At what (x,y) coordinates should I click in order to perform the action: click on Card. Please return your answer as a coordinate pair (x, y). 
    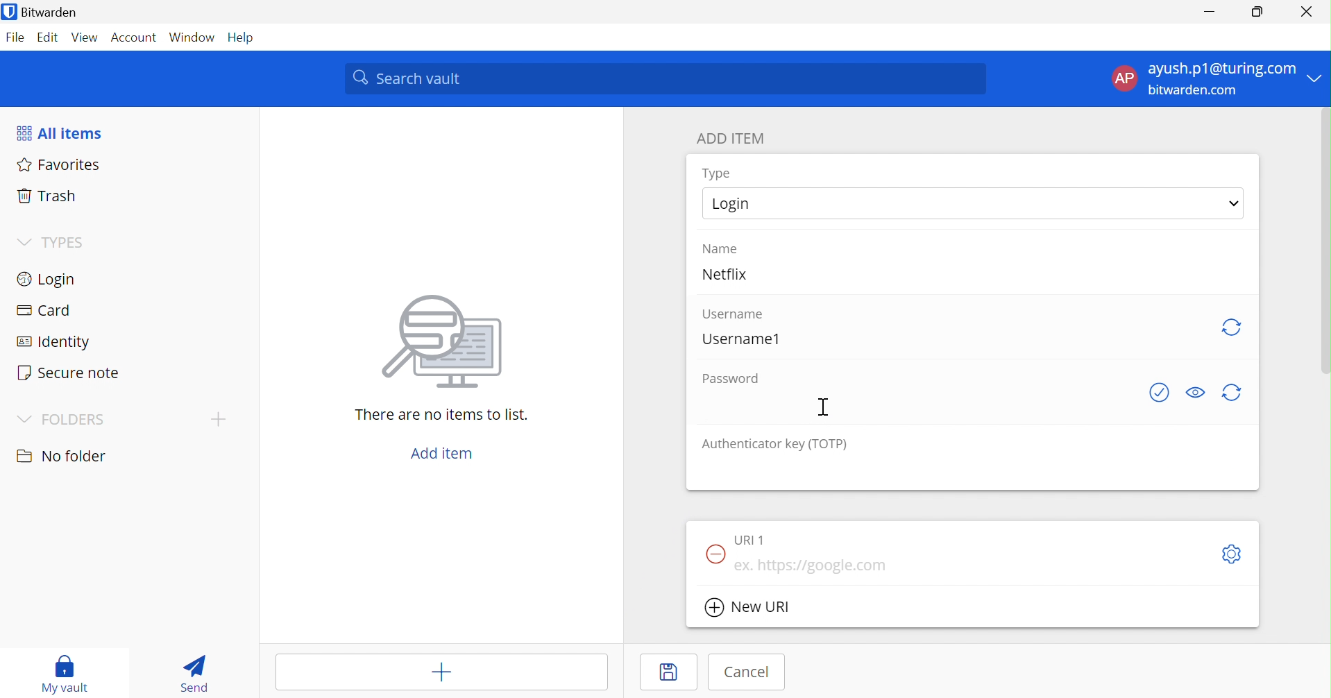
    Looking at the image, I should click on (42, 308).